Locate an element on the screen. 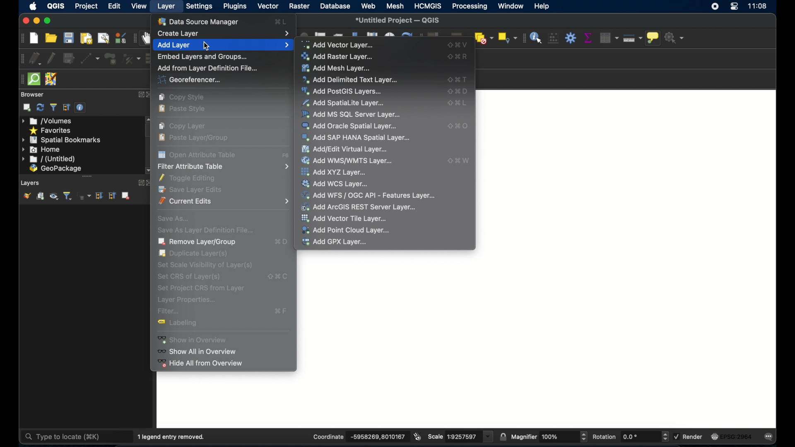 The height and width of the screenshot is (447, 795). project toolbar is located at coordinates (20, 38).